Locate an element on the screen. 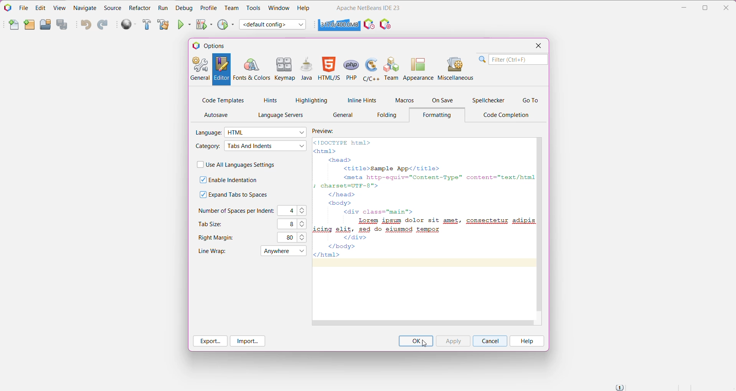  Clean and Build Project is located at coordinates (163, 25).